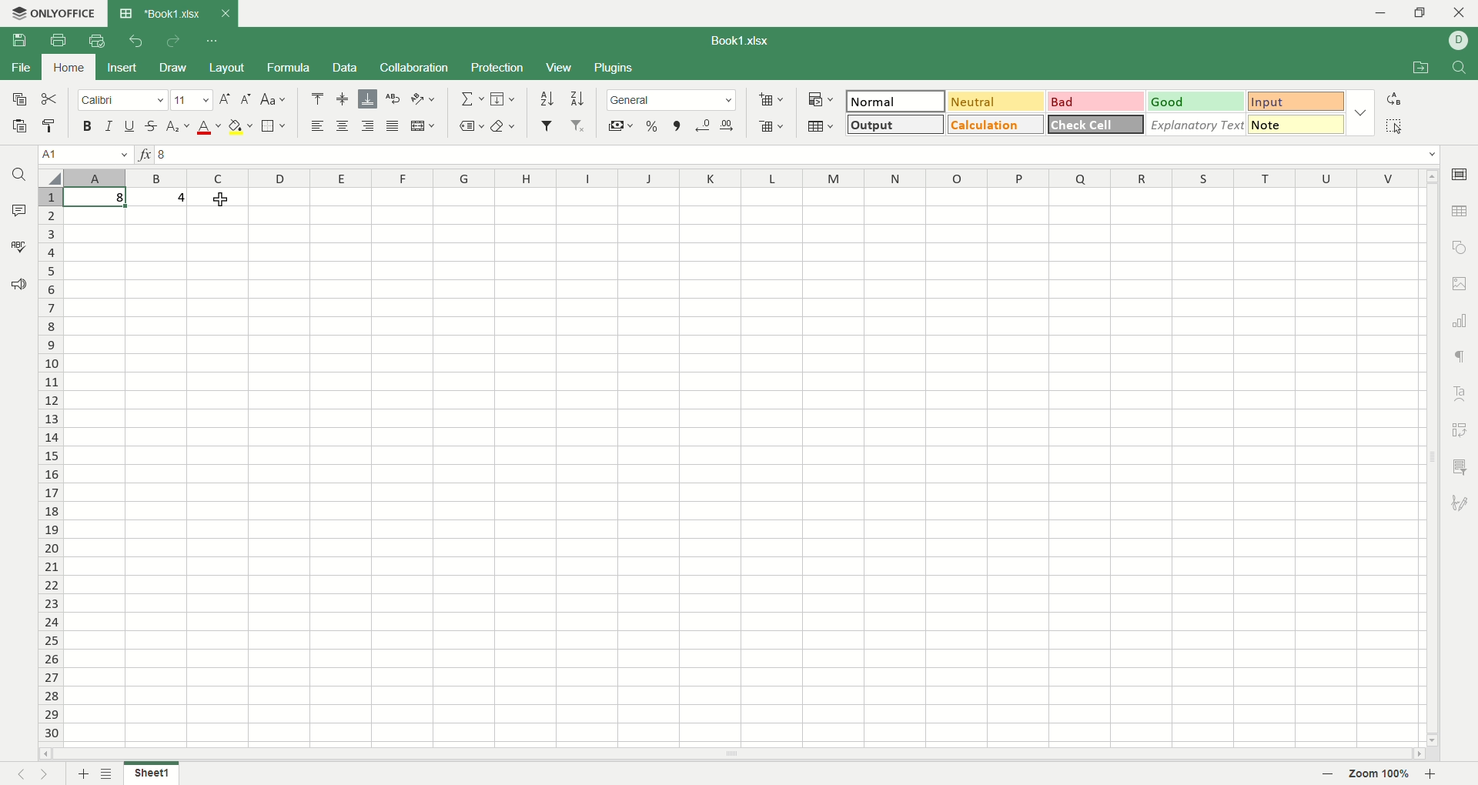 Image resolution: width=1478 pixels, height=785 pixels. What do you see at coordinates (470, 126) in the screenshot?
I see `named ranges` at bounding box center [470, 126].